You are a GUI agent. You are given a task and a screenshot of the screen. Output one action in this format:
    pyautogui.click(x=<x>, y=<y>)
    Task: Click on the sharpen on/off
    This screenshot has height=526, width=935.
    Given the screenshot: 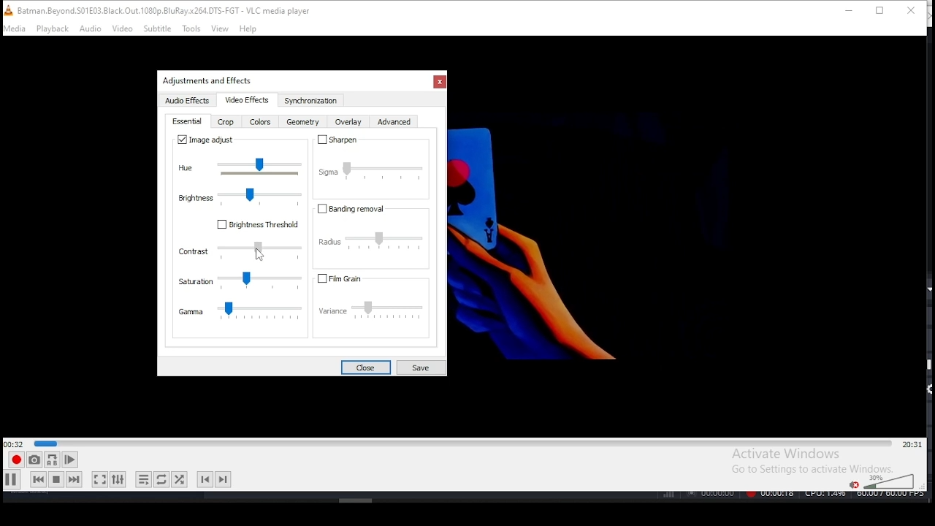 What is the action you would take?
    pyautogui.click(x=336, y=140)
    